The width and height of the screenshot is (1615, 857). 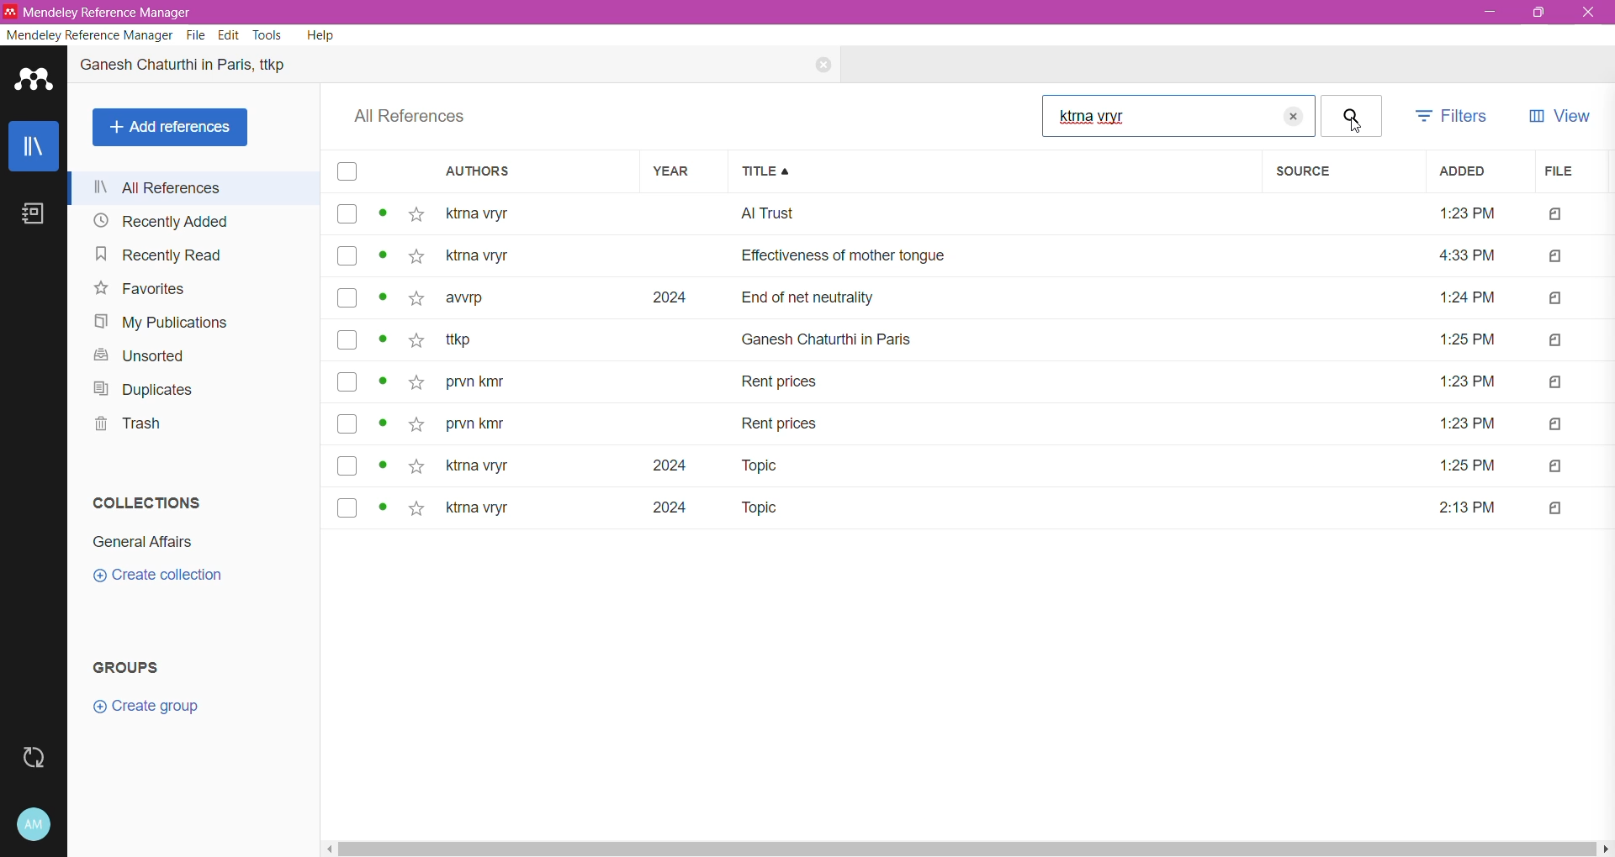 I want to click on view status, so click(x=384, y=213).